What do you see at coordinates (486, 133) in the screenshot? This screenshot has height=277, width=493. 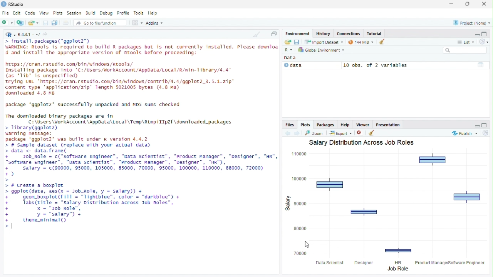 I see `refresh current plot` at bounding box center [486, 133].